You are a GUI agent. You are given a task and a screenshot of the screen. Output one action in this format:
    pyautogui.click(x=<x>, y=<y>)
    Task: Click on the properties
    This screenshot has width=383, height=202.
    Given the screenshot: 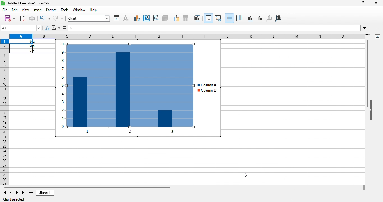 What is the action you would take?
    pyautogui.click(x=377, y=37)
    